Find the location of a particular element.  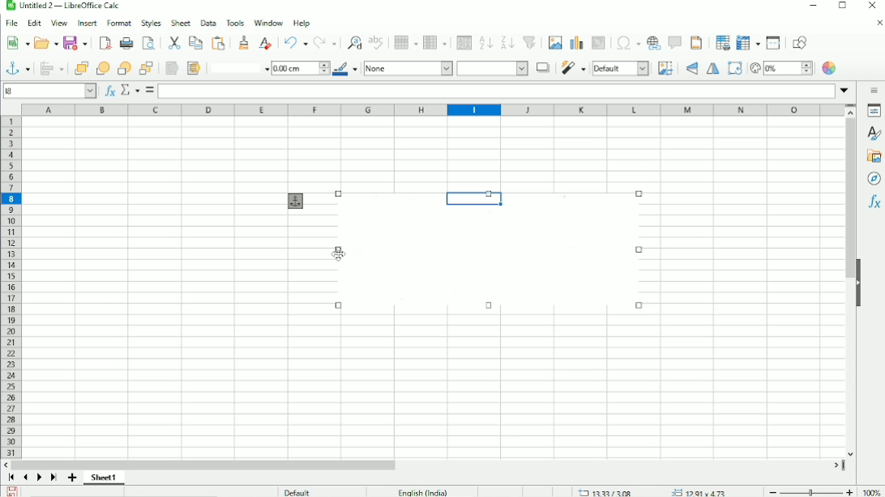

Window is located at coordinates (267, 23).